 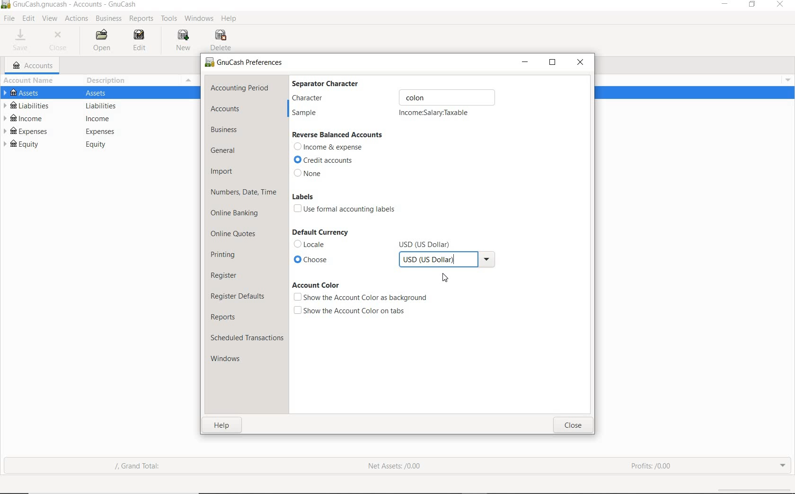 I want to click on credit accounts, so click(x=326, y=160).